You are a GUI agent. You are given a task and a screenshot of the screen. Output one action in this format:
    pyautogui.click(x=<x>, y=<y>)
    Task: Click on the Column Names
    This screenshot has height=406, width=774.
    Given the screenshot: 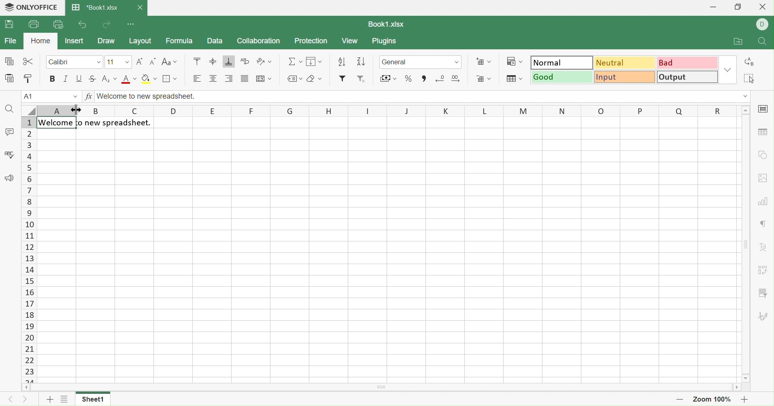 What is the action you would take?
    pyautogui.click(x=375, y=110)
    